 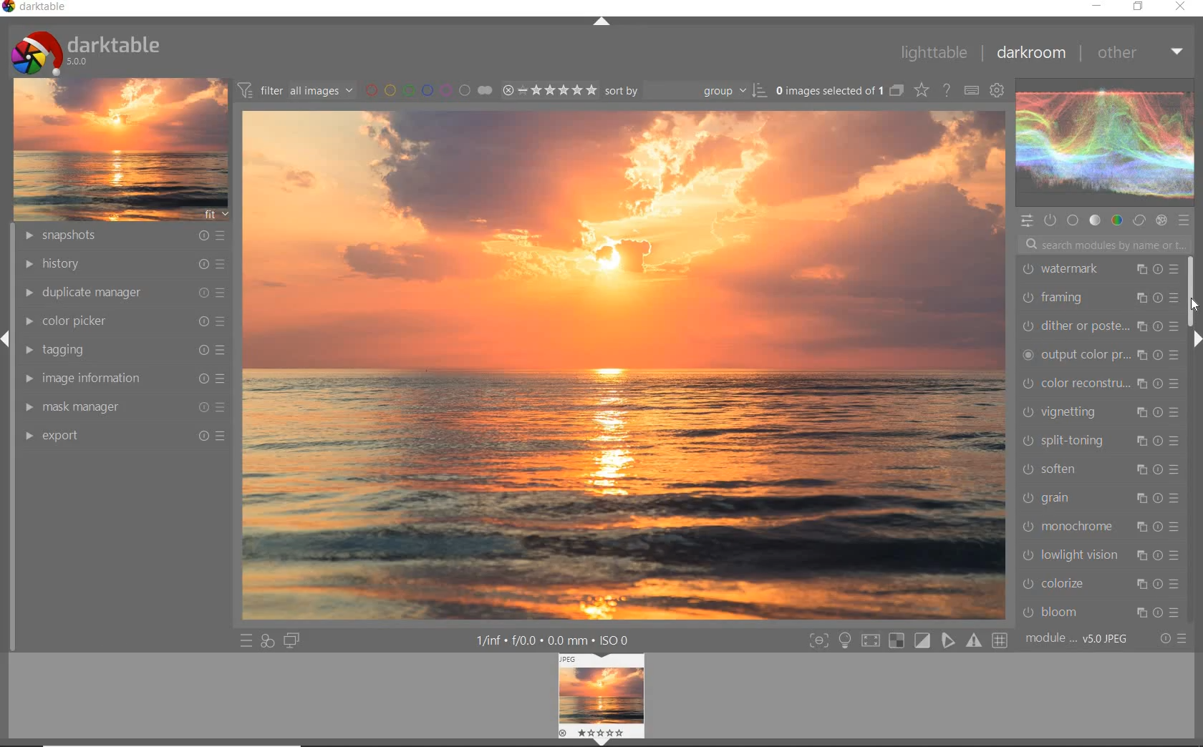 What do you see at coordinates (1106, 244) in the screenshot?
I see `SEARCH MODULES` at bounding box center [1106, 244].